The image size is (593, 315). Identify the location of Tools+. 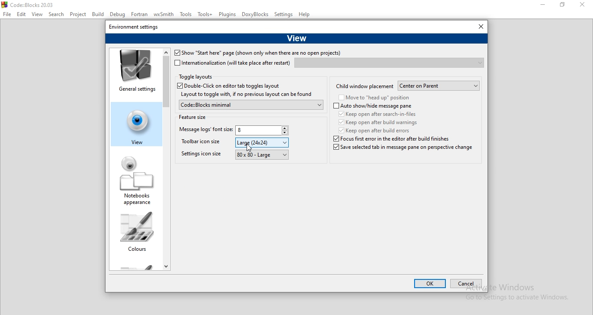
(205, 15).